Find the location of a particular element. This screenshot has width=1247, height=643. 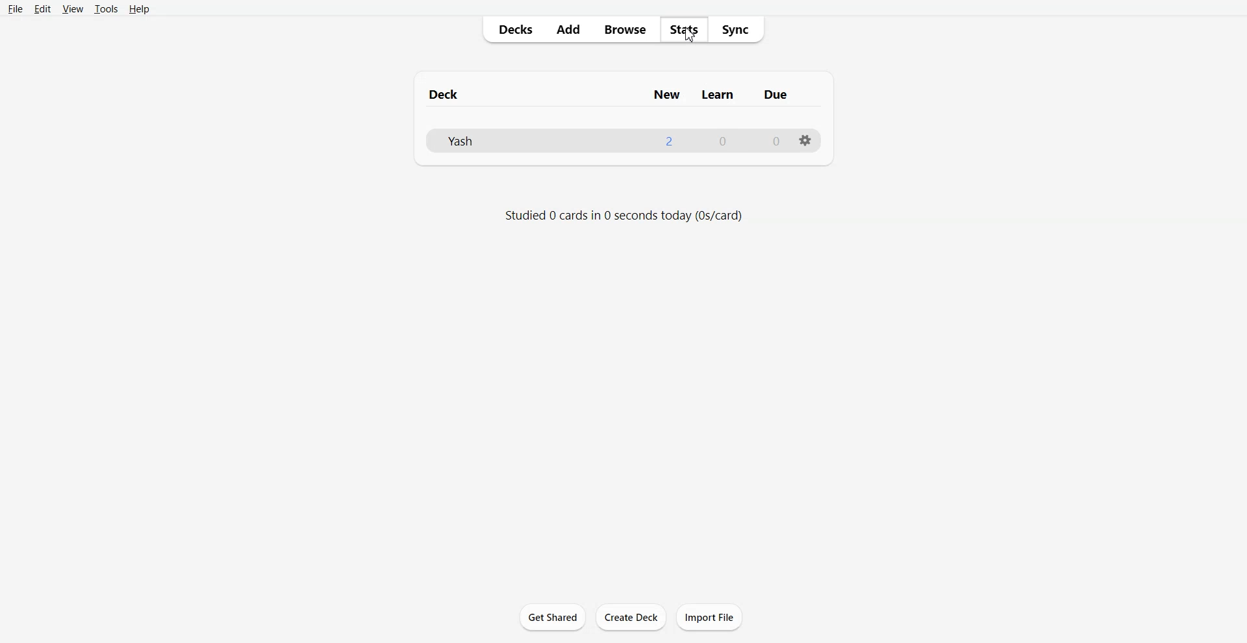

Import File is located at coordinates (709, 617).